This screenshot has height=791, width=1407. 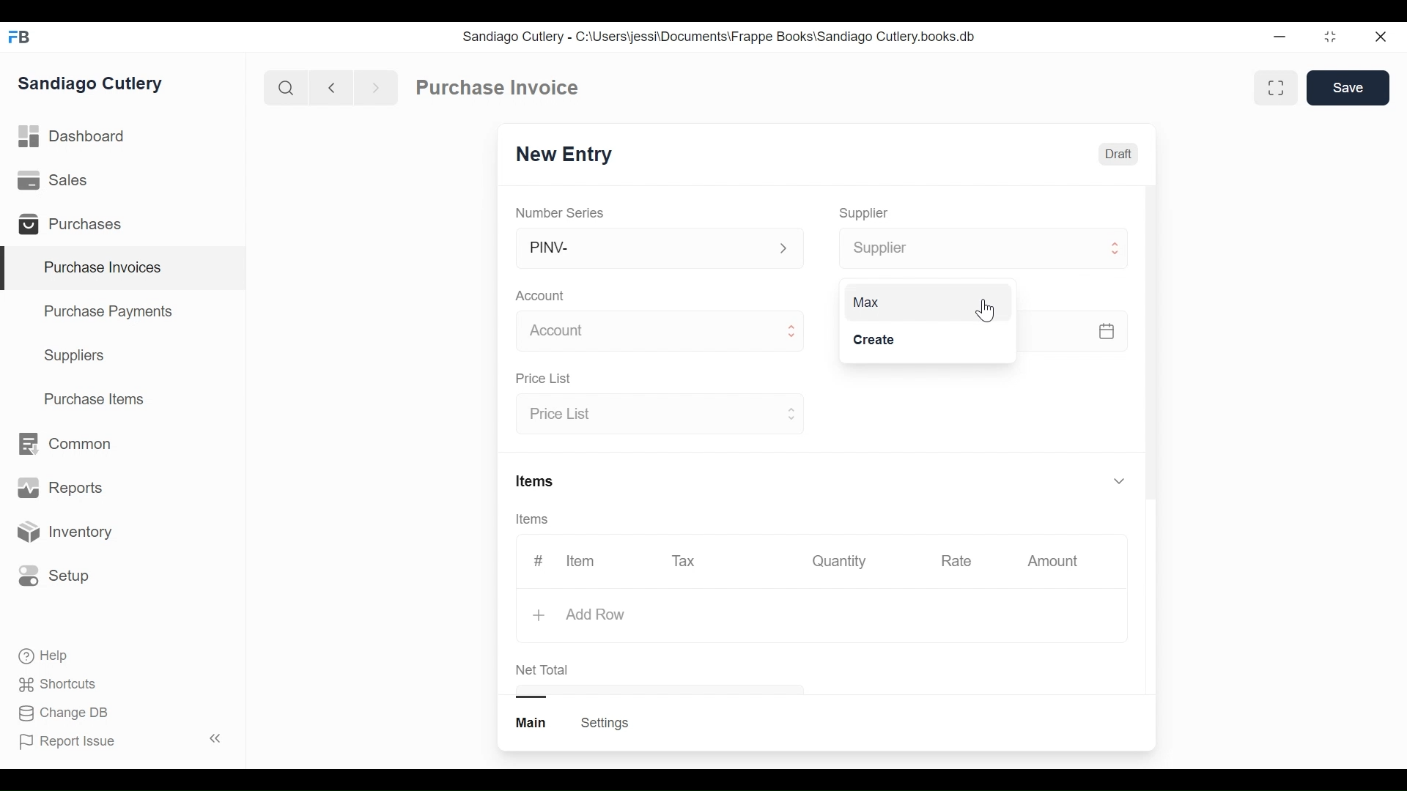 What do you see at coordinates (543, 670) in the screenshot?
I see `Net Total` at bounding box center [543, 670].